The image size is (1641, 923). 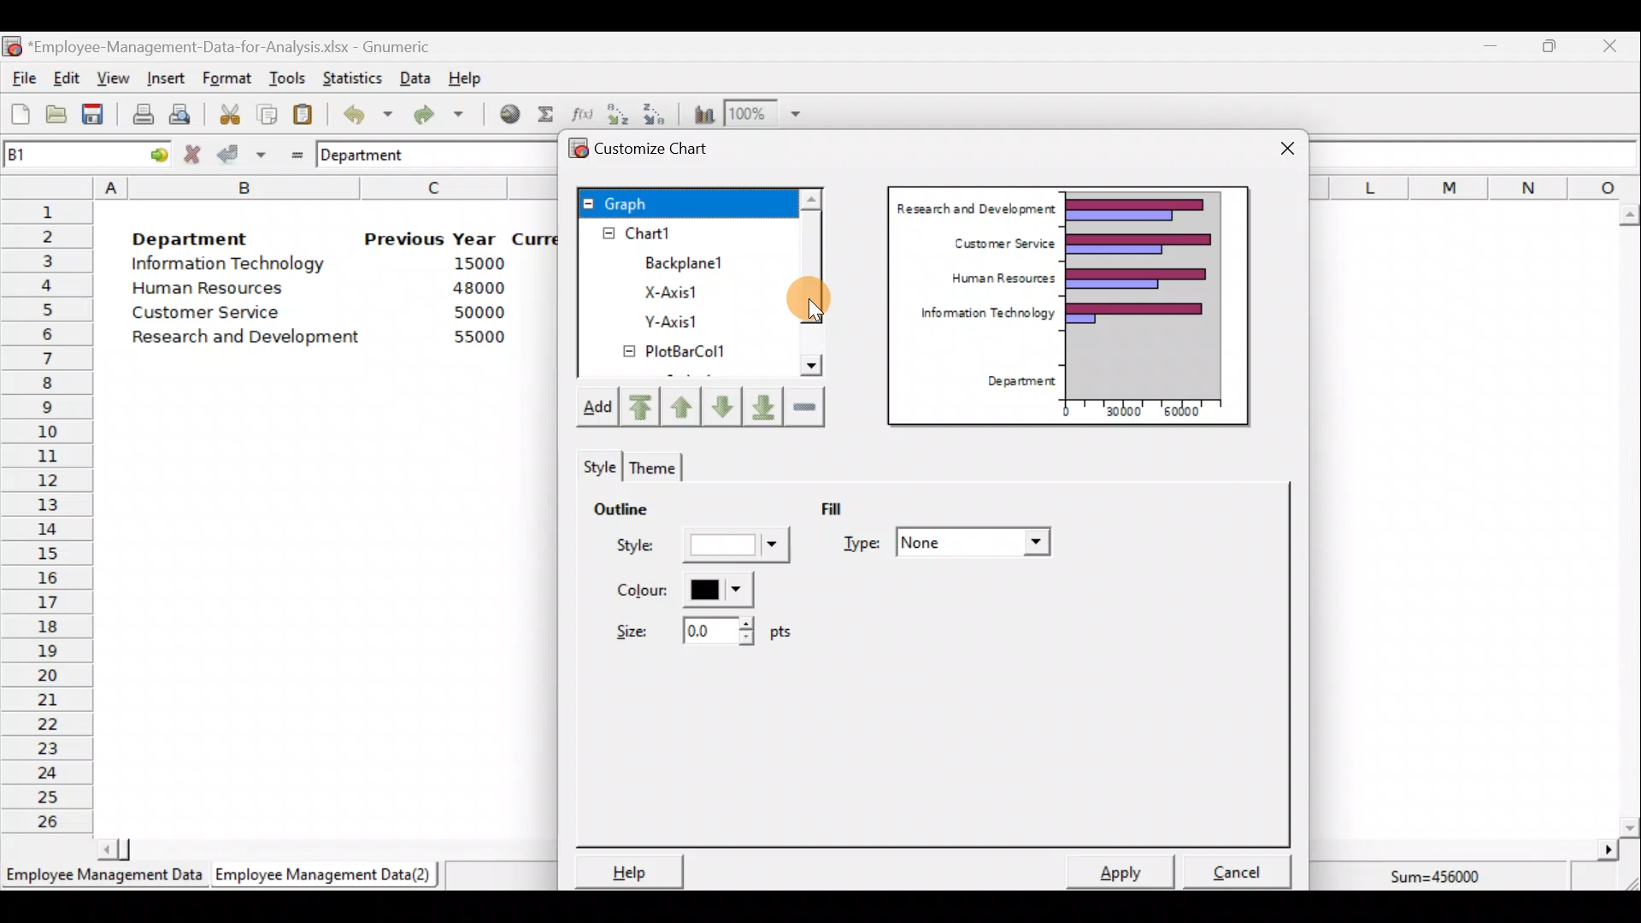 What do you see at coordinates (242, 153) in the screenshot?
I see `Accept change` at bounding box center [242, 153].